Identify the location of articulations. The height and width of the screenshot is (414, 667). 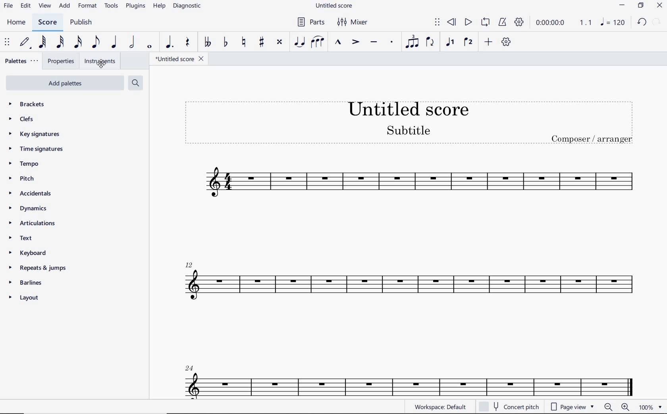
(32, 223).